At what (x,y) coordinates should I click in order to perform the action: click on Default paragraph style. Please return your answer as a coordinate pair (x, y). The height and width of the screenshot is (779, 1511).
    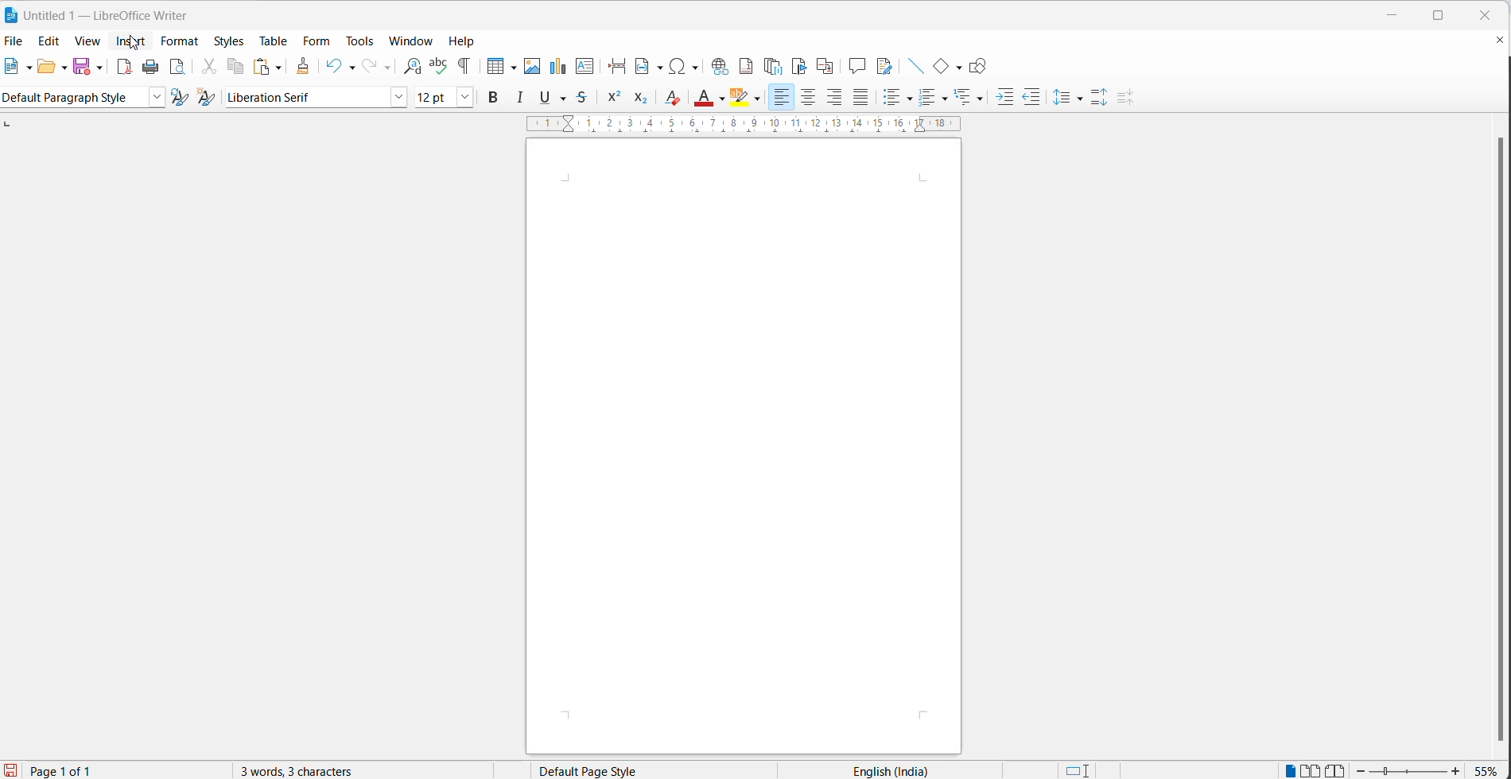
    Looking at the image, I should click on (74, 97).